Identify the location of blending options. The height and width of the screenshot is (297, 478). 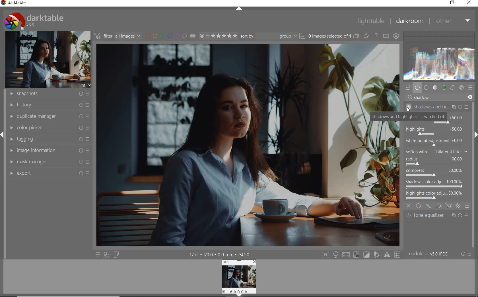
(467, 206).